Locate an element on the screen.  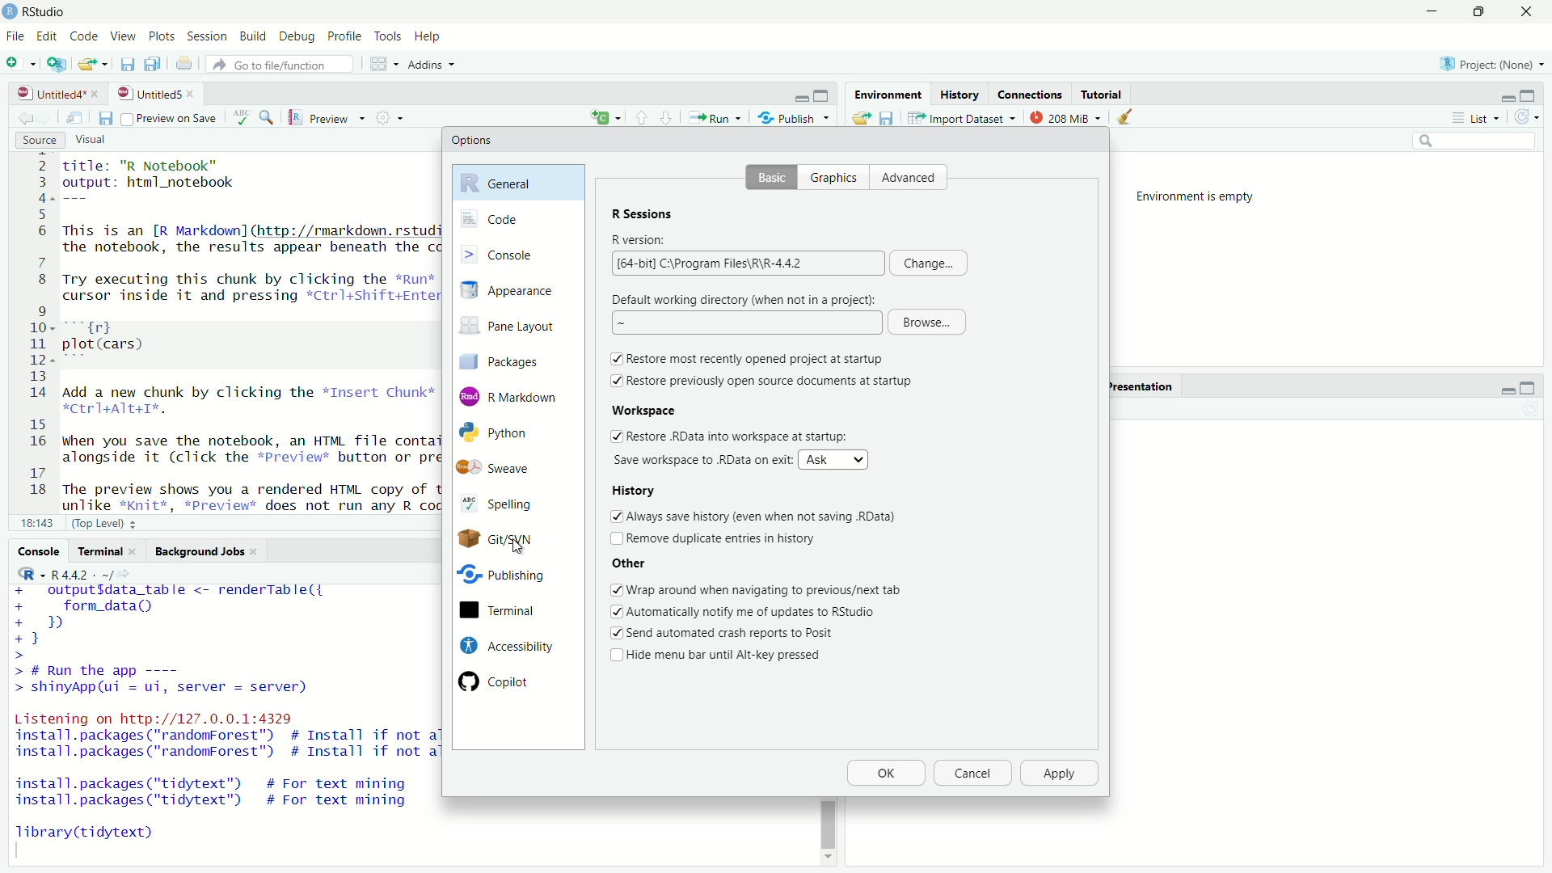
Addins is located at coordinates (435, 65).